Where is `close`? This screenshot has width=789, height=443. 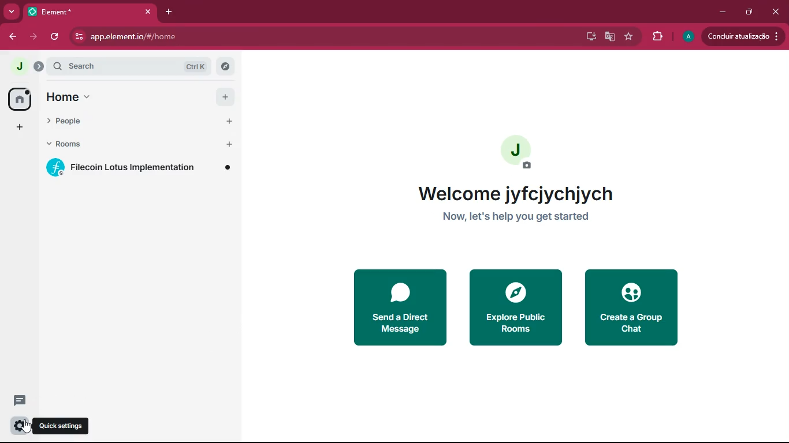
close is located at coordinates (147, 12).